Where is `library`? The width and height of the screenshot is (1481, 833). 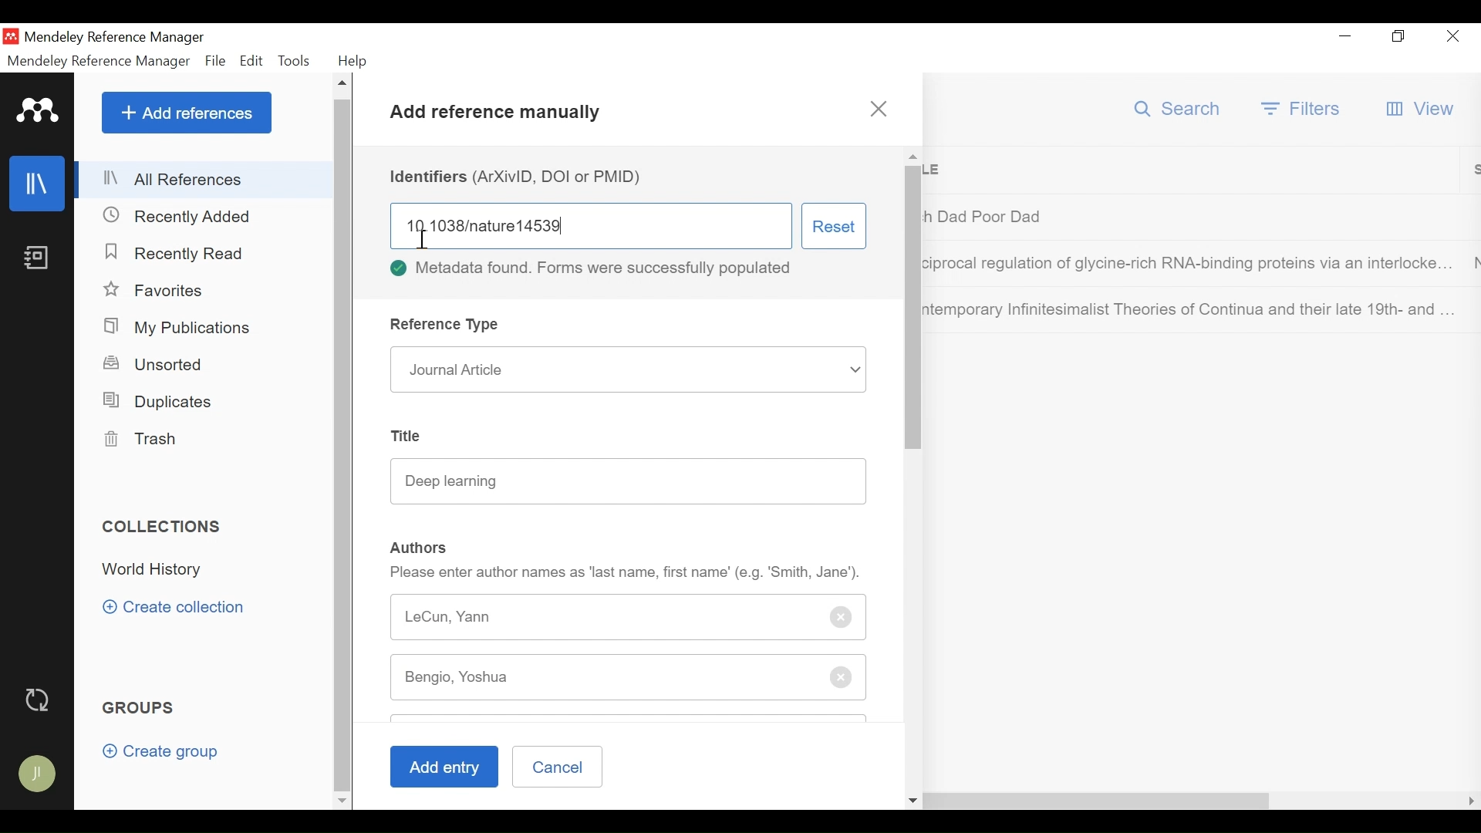 library is located at coordinates (39, 184).